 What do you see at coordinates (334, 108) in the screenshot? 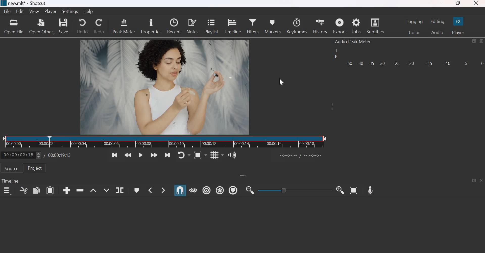
I see `expand` at bounding box center [334, 108].